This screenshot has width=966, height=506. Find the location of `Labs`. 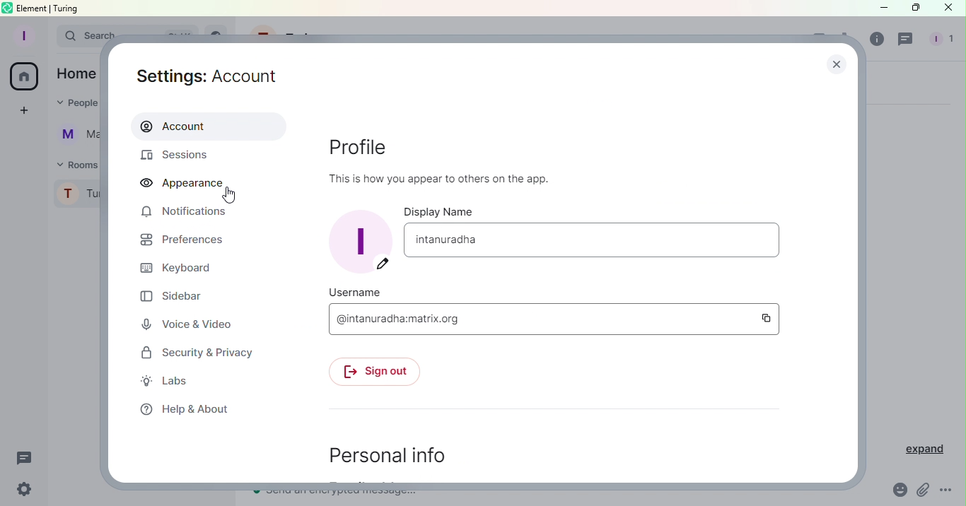

Labs is located at coordinates (167, 381).